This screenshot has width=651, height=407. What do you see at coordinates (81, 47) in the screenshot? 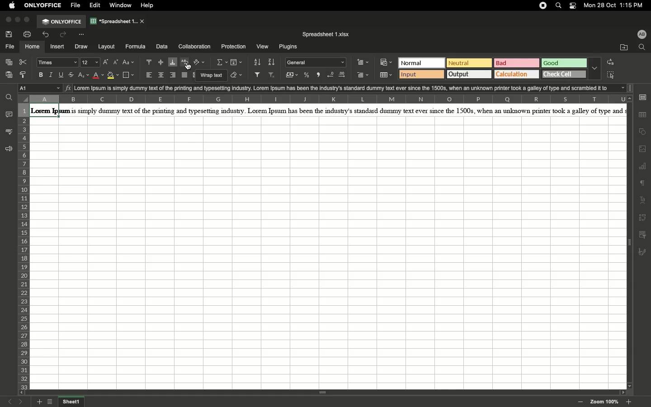
I see `Draw` at bounding box center [81, 47].